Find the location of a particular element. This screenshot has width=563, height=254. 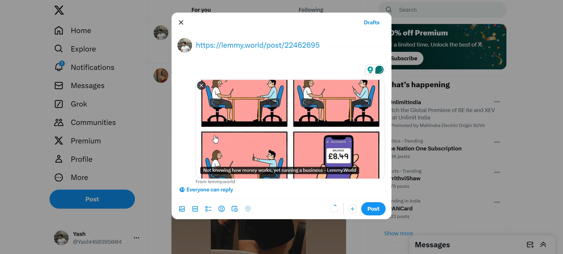

options is located at coordinates (501, 202).